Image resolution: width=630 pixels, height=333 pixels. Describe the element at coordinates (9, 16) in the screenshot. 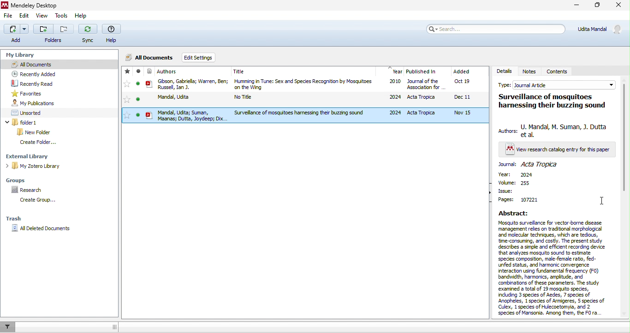

I see `file` at that location.